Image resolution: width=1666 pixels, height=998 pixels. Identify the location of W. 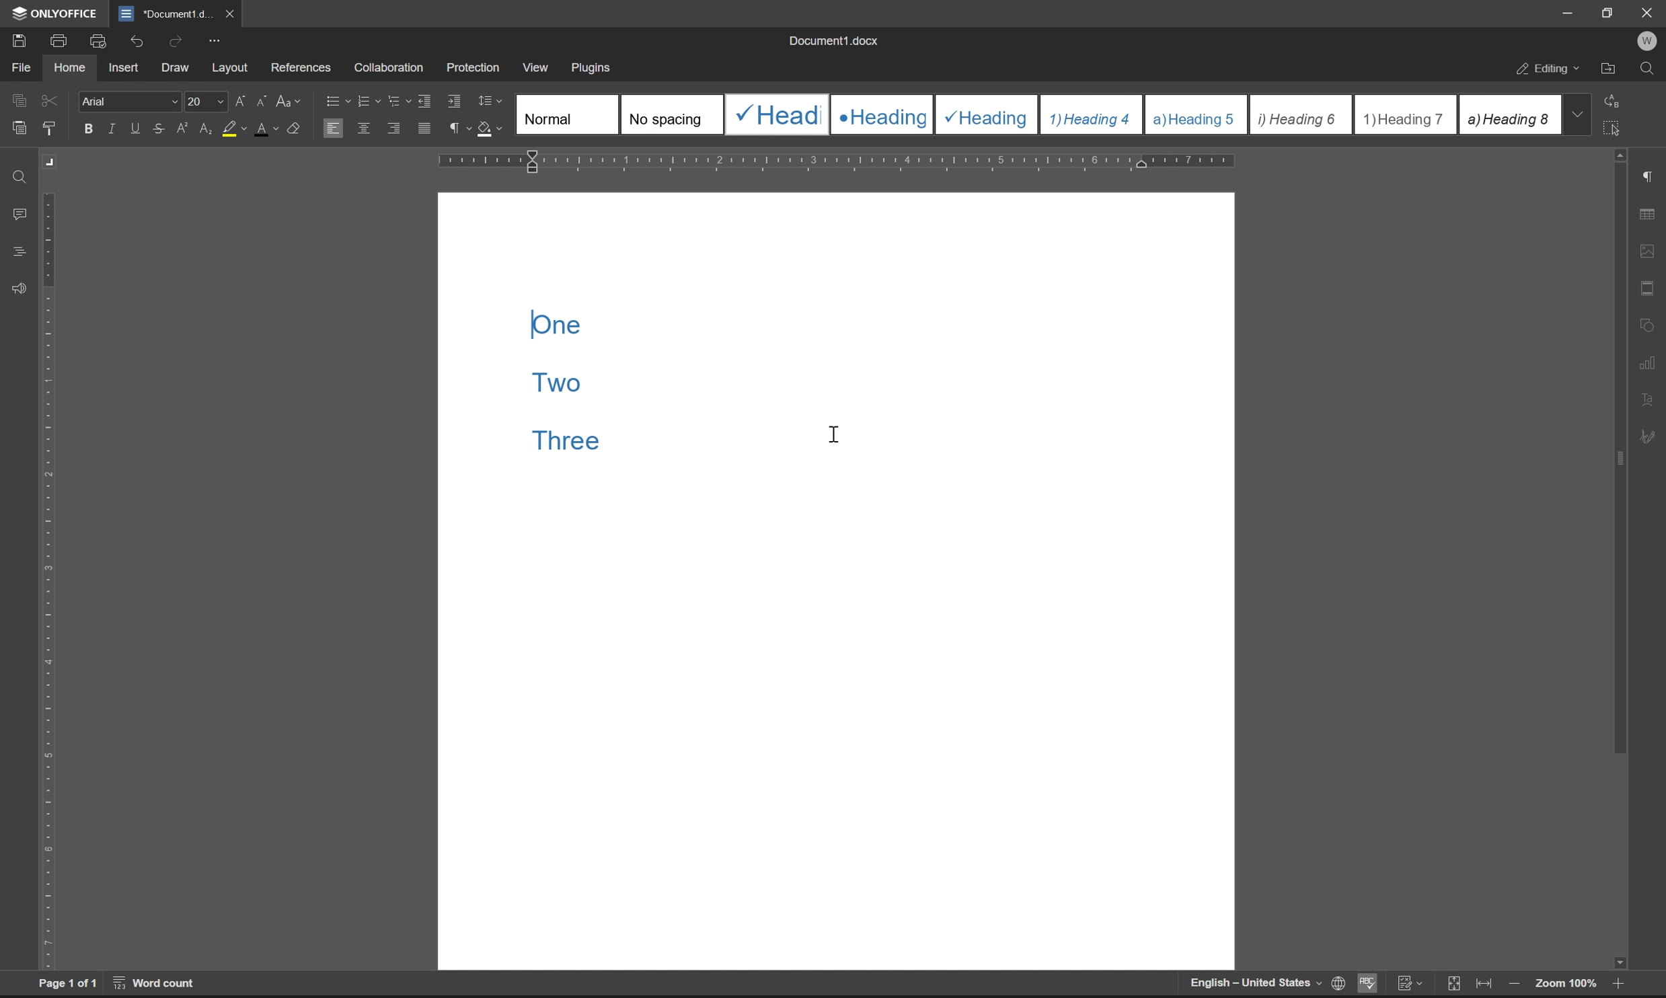
(1649, 41).